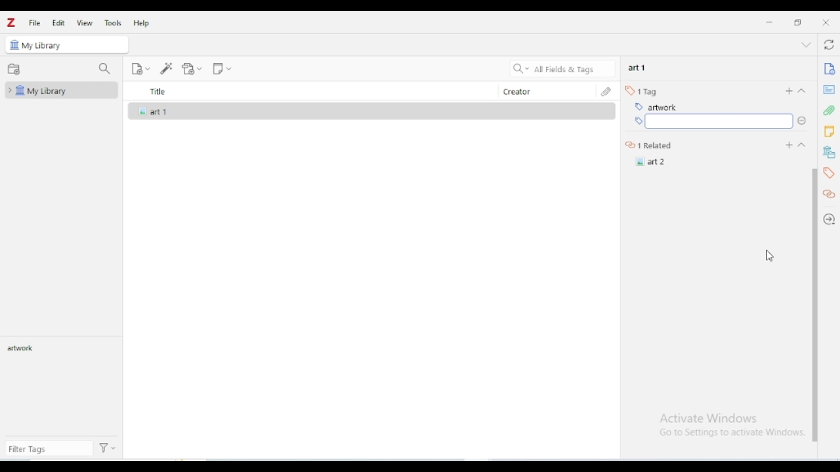 Image resolution: width=840 pixels, height=472 pixels. What do you see at coordinates (803, 144) in the screenshot?
I see `Drop down` at bounding box center [803, 144].